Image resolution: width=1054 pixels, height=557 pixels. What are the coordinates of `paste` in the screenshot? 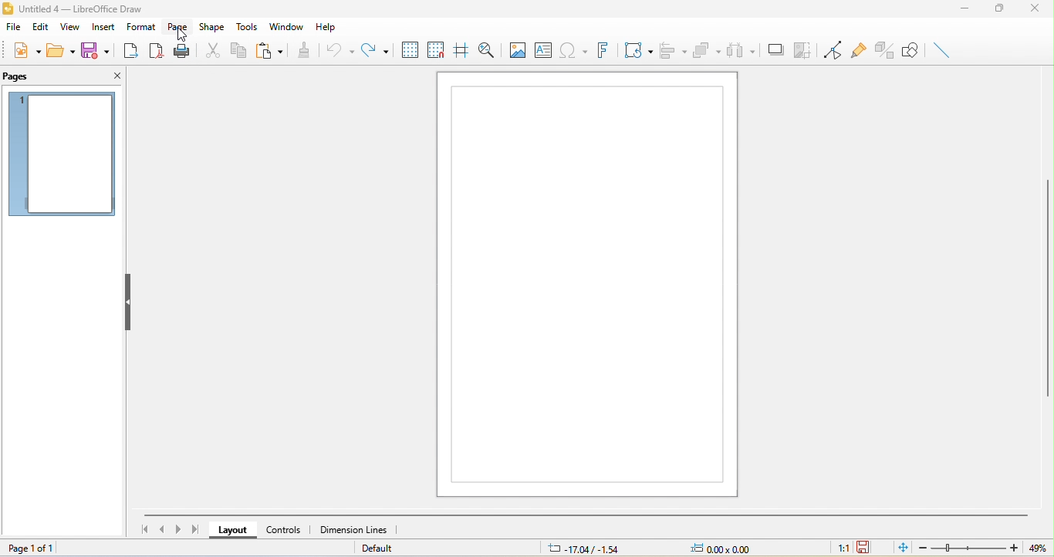 It's located at (268, 52).